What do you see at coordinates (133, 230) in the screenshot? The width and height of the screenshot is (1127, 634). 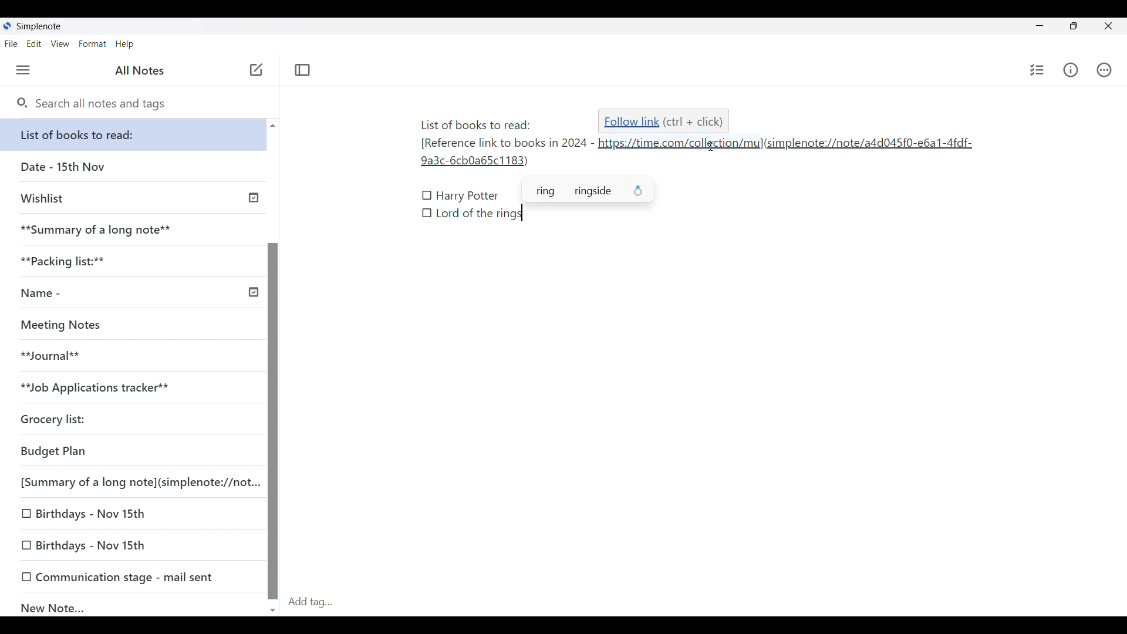 I see `**Summary of a long note**` at bounding box center [133, 230].